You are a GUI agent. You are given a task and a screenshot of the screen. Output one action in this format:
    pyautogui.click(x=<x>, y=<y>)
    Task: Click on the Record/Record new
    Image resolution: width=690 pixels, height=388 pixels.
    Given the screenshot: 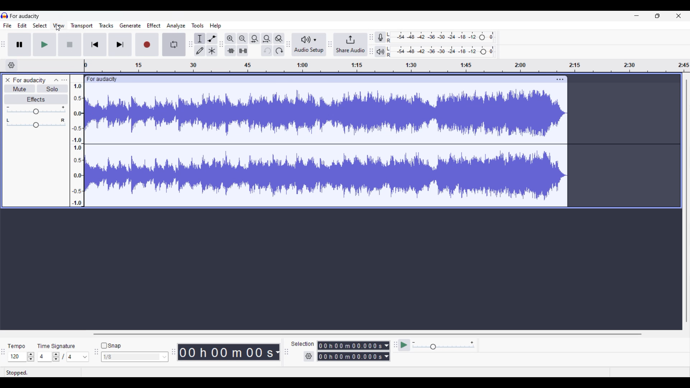 What is the action you would take?
    pyautogui.click(x=147, y=45)
    